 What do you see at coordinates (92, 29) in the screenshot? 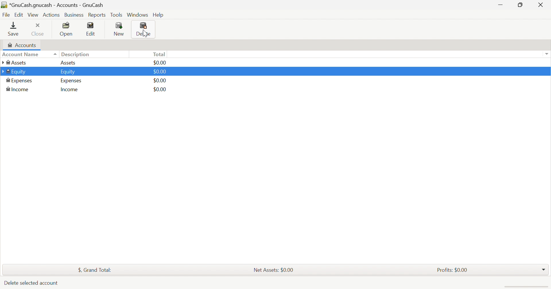
I see `Edit` at bounding box center [92, 29].